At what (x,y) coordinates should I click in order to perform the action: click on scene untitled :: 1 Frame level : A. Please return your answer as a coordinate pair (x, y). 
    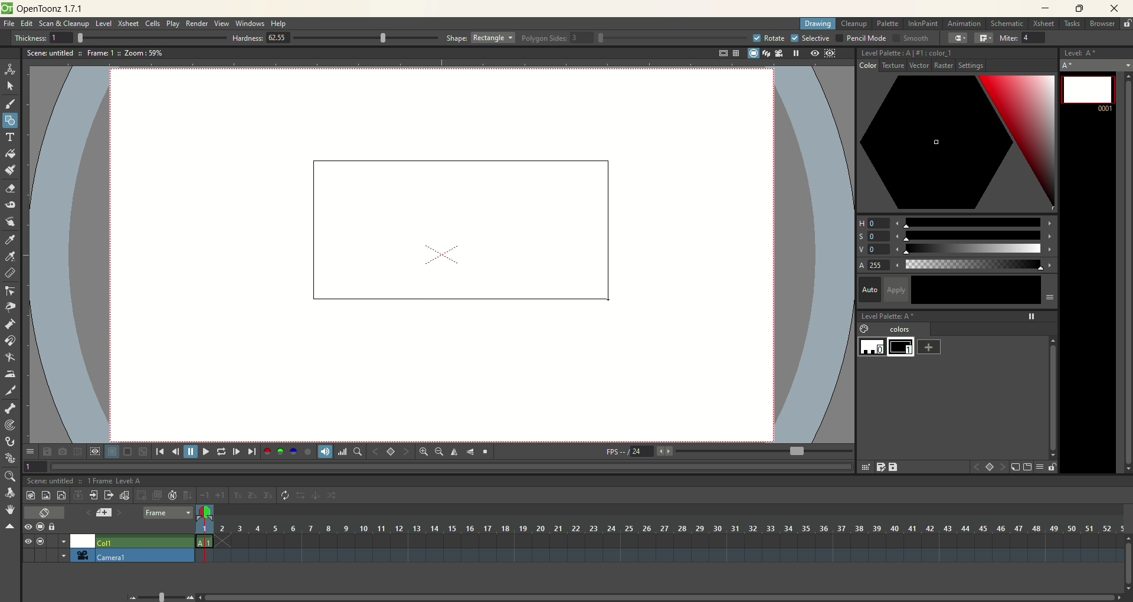
    Looking at the image, I should click on (87, 481).